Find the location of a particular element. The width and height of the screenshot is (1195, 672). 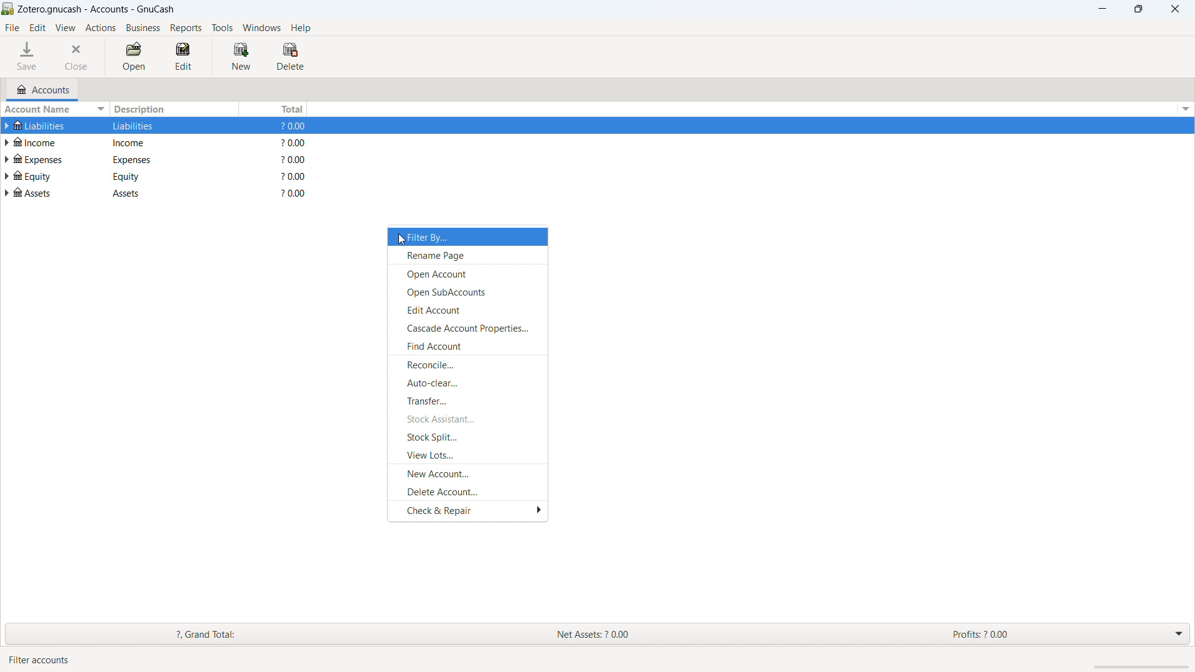

stock assistant is located at coordinates (467, 418).